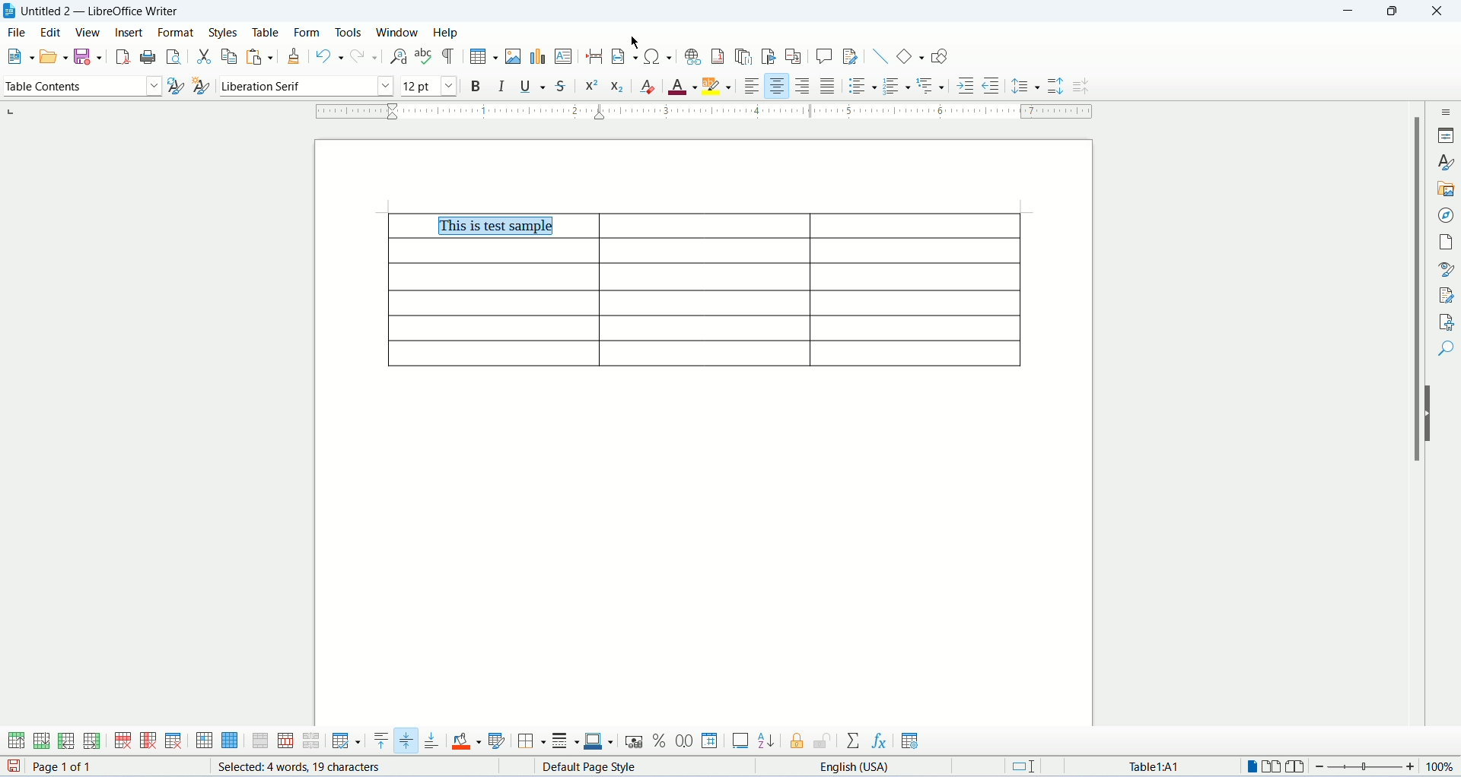 The height and width of the screenshot is (777, 1461). I want to click on character highlighting, so click(716, 85).